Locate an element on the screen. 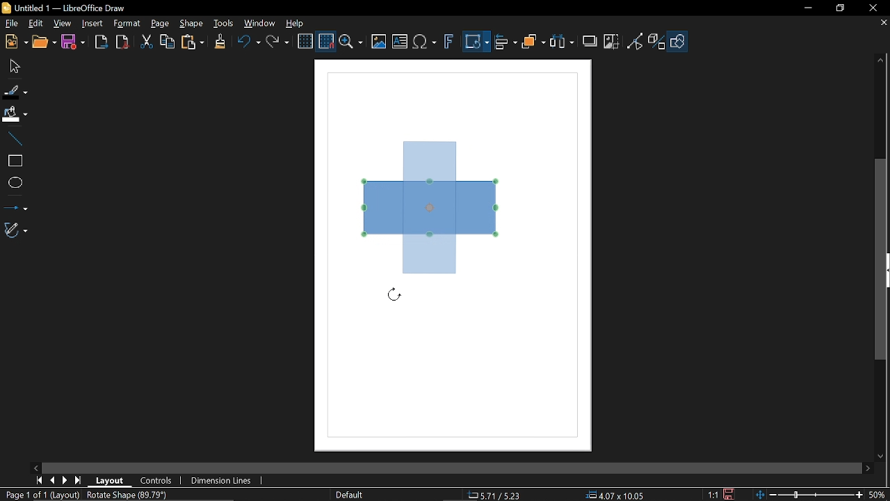 This screenshot has height=501, width=890. Arrange is located at coordinates (533, 43).